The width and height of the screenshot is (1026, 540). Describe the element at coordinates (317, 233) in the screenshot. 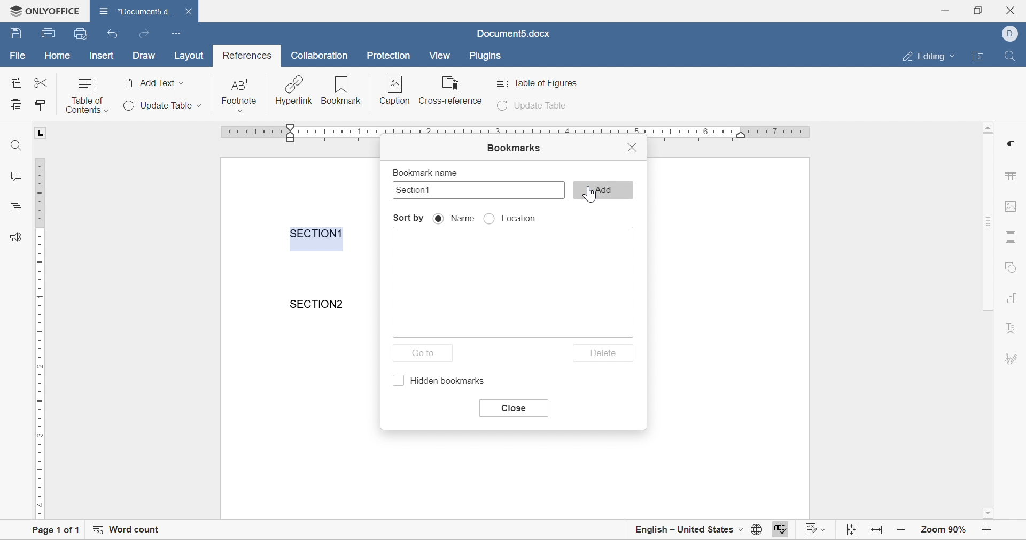

I see `section1` at that location.